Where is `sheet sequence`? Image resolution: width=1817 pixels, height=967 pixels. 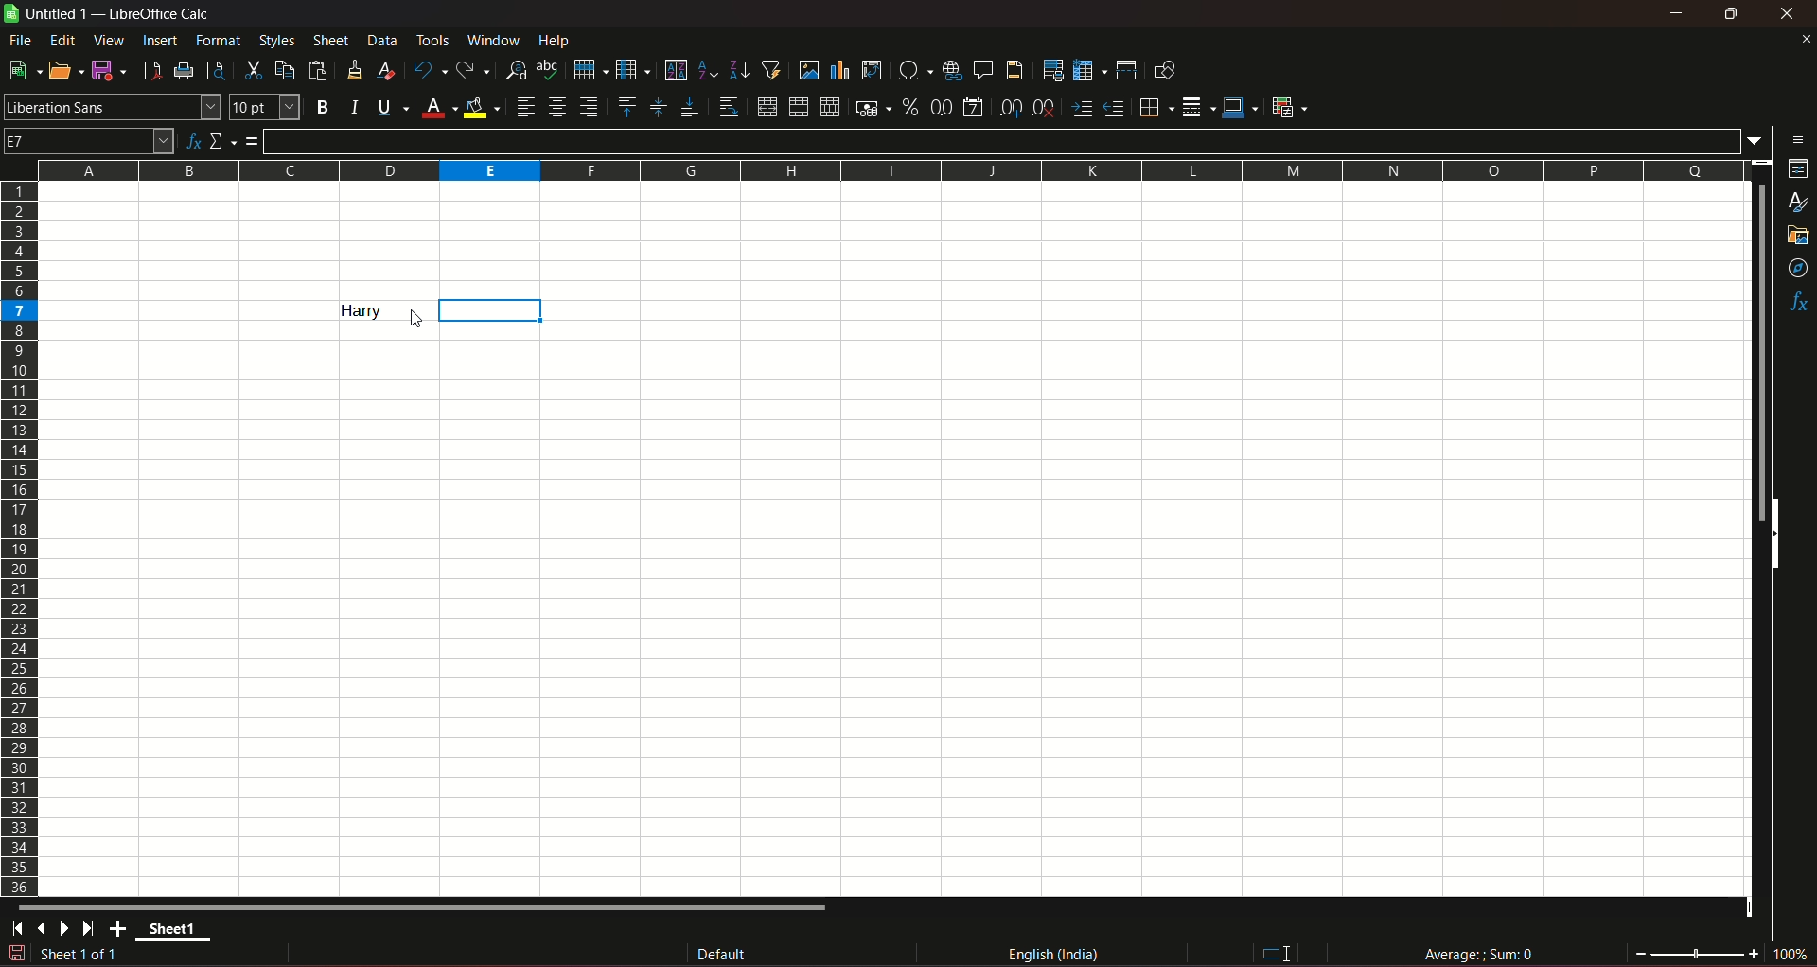
sheet sequence is located at coordinates (80, 957).